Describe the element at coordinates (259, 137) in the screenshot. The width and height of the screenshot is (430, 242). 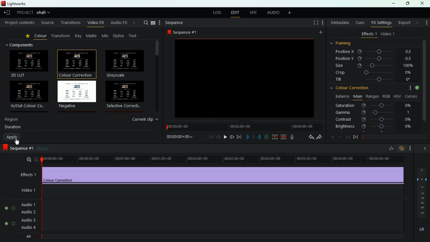
I see `front` at that location.